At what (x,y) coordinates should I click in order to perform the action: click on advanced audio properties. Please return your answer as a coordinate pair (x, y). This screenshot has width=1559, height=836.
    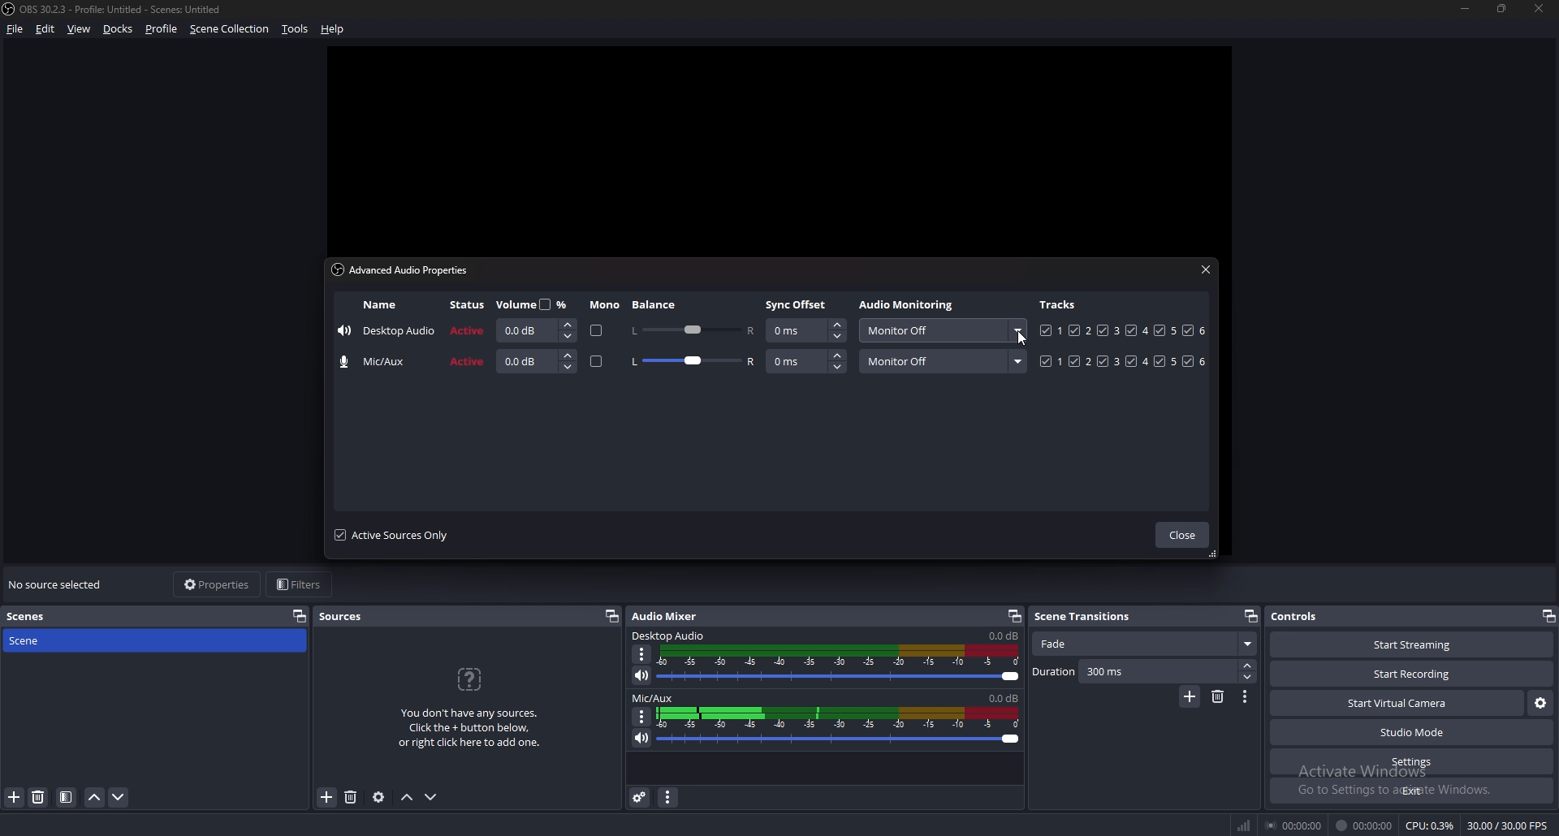
    Looking at the image, I should click on (405, 269).